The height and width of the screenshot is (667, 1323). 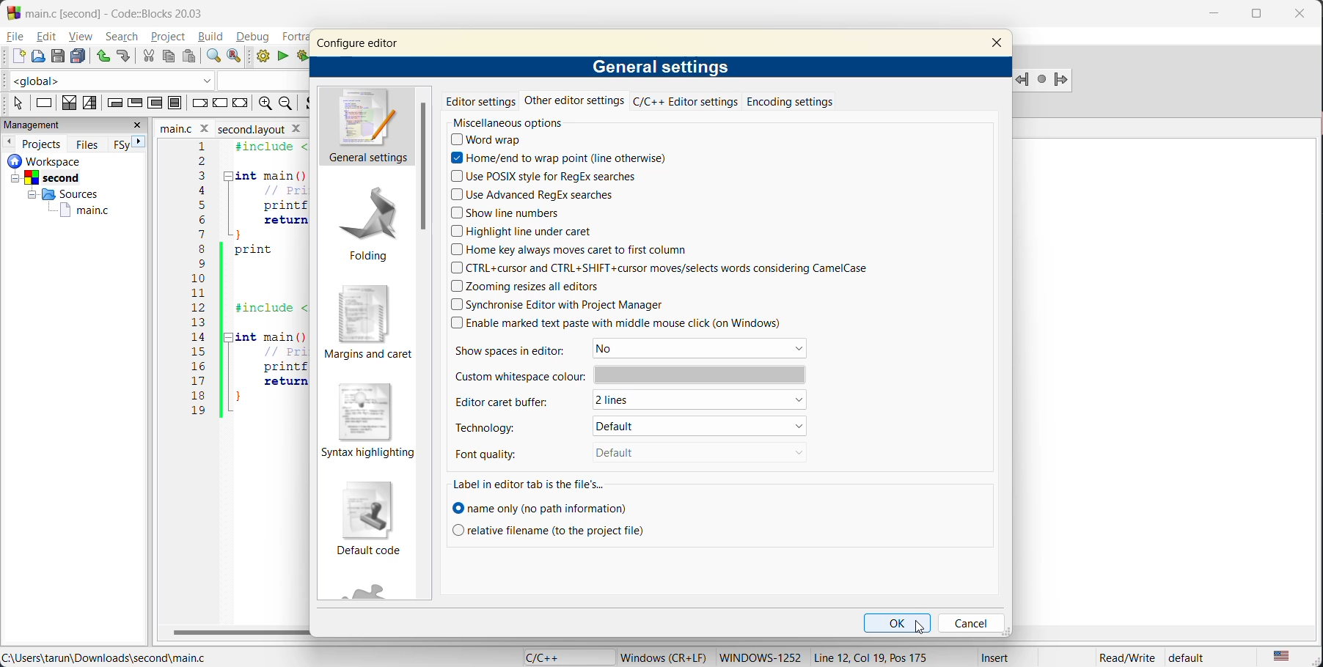 I want to click on save everything, so click(x=78, y=56).